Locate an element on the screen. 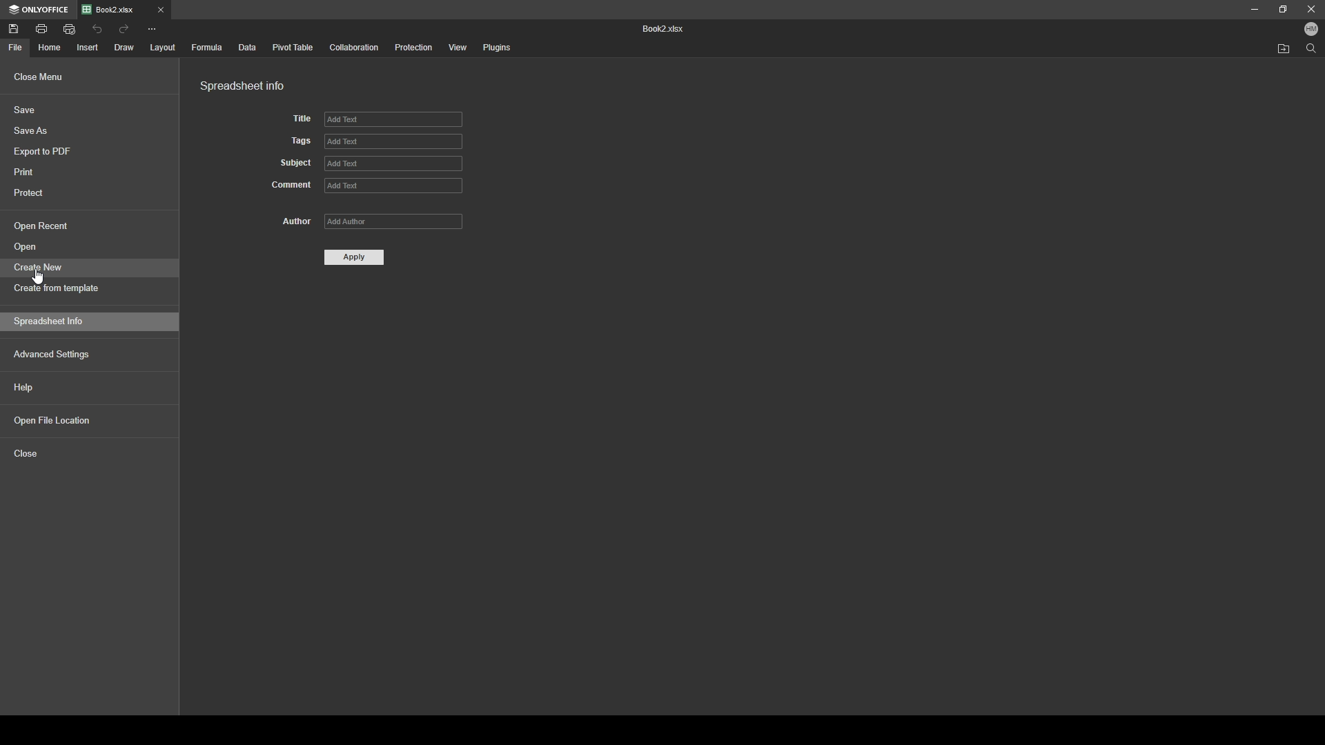 Image resolution: width=1325 pixels, height=745 pixels. add text is located at coordinates (397, 185).